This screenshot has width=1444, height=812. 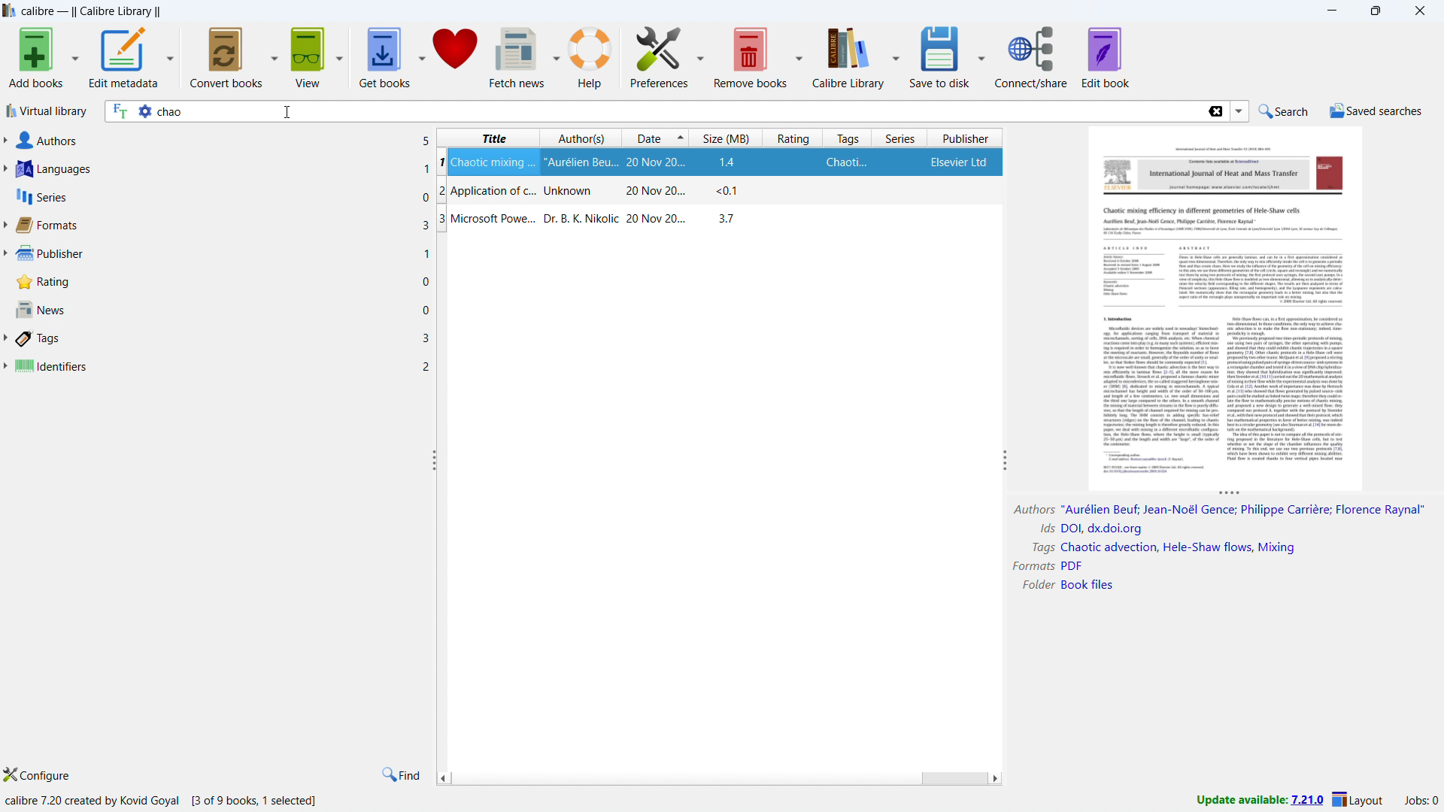 What do you see at coordinates (223, 281) in the screenshot?
I see `rating` at bounding box center [223, 281].